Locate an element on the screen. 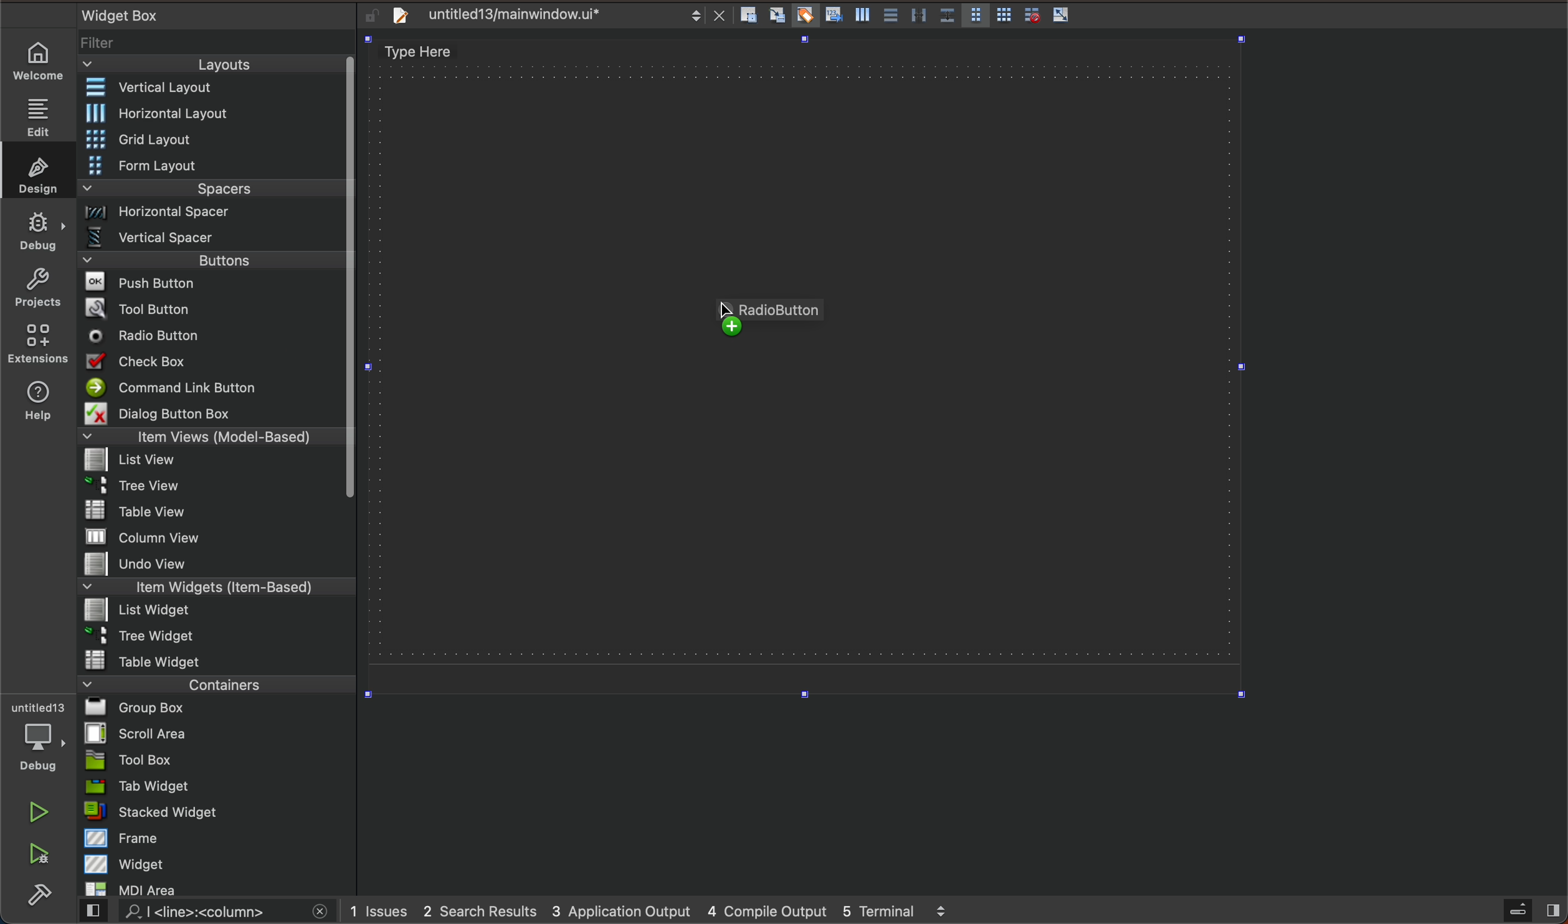 The width and height of the screenshot is (1568, 924). logs is located at coordinates (668, 910).